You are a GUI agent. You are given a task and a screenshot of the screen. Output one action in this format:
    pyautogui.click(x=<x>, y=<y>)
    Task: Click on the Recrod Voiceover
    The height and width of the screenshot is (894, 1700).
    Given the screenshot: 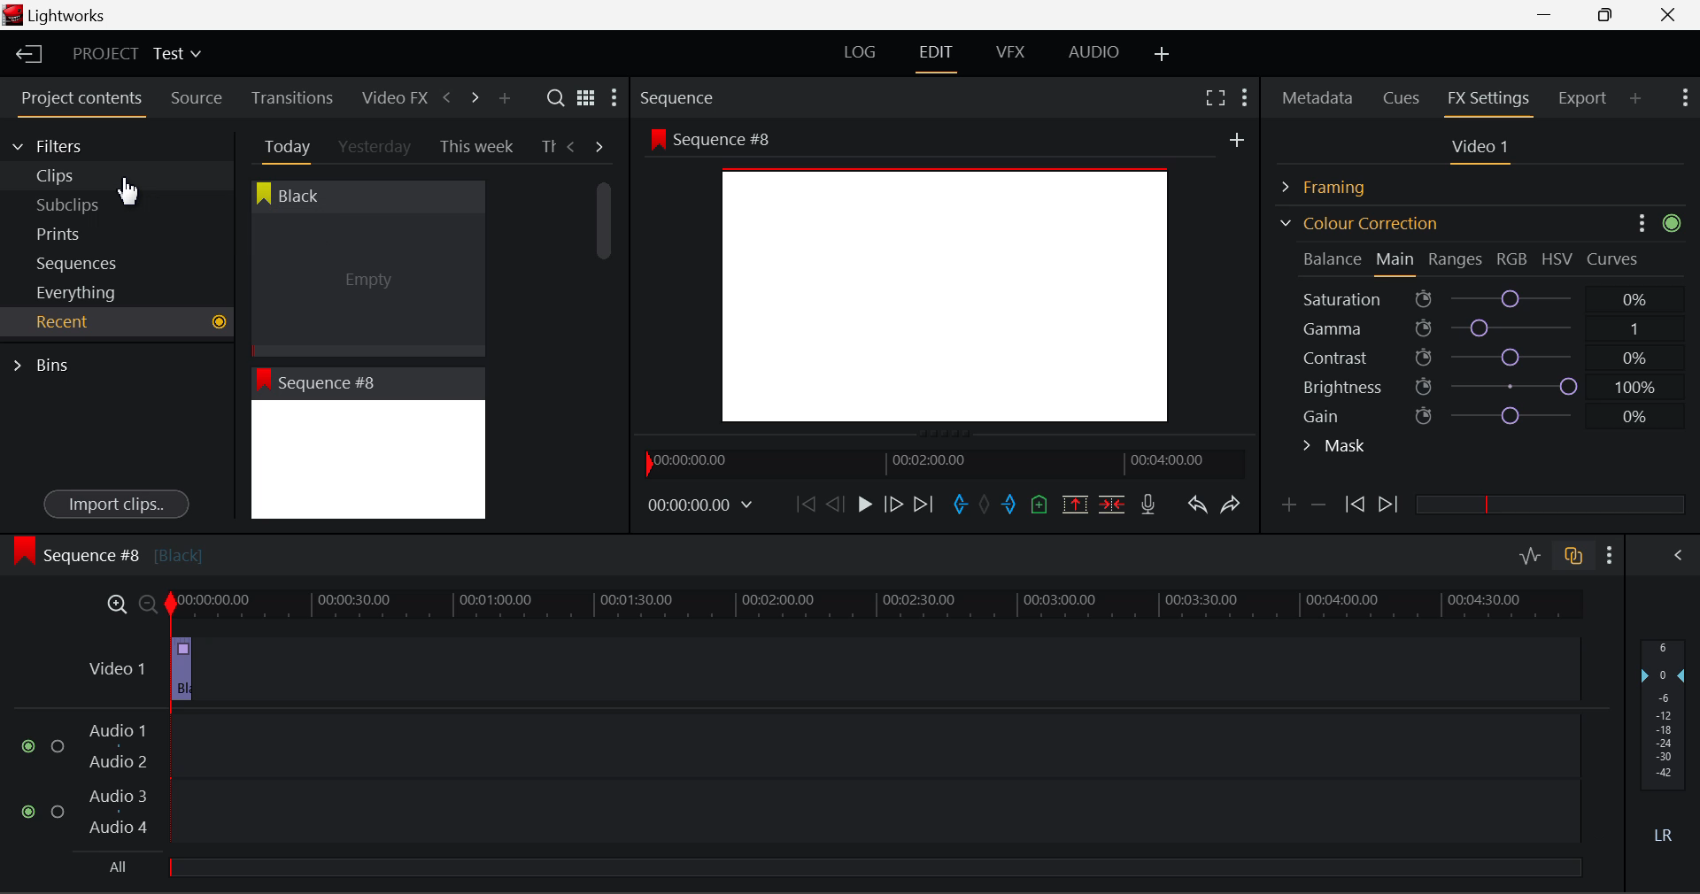 What is the action you would take?
    pyautogui.click(x=1147, y=504)
    